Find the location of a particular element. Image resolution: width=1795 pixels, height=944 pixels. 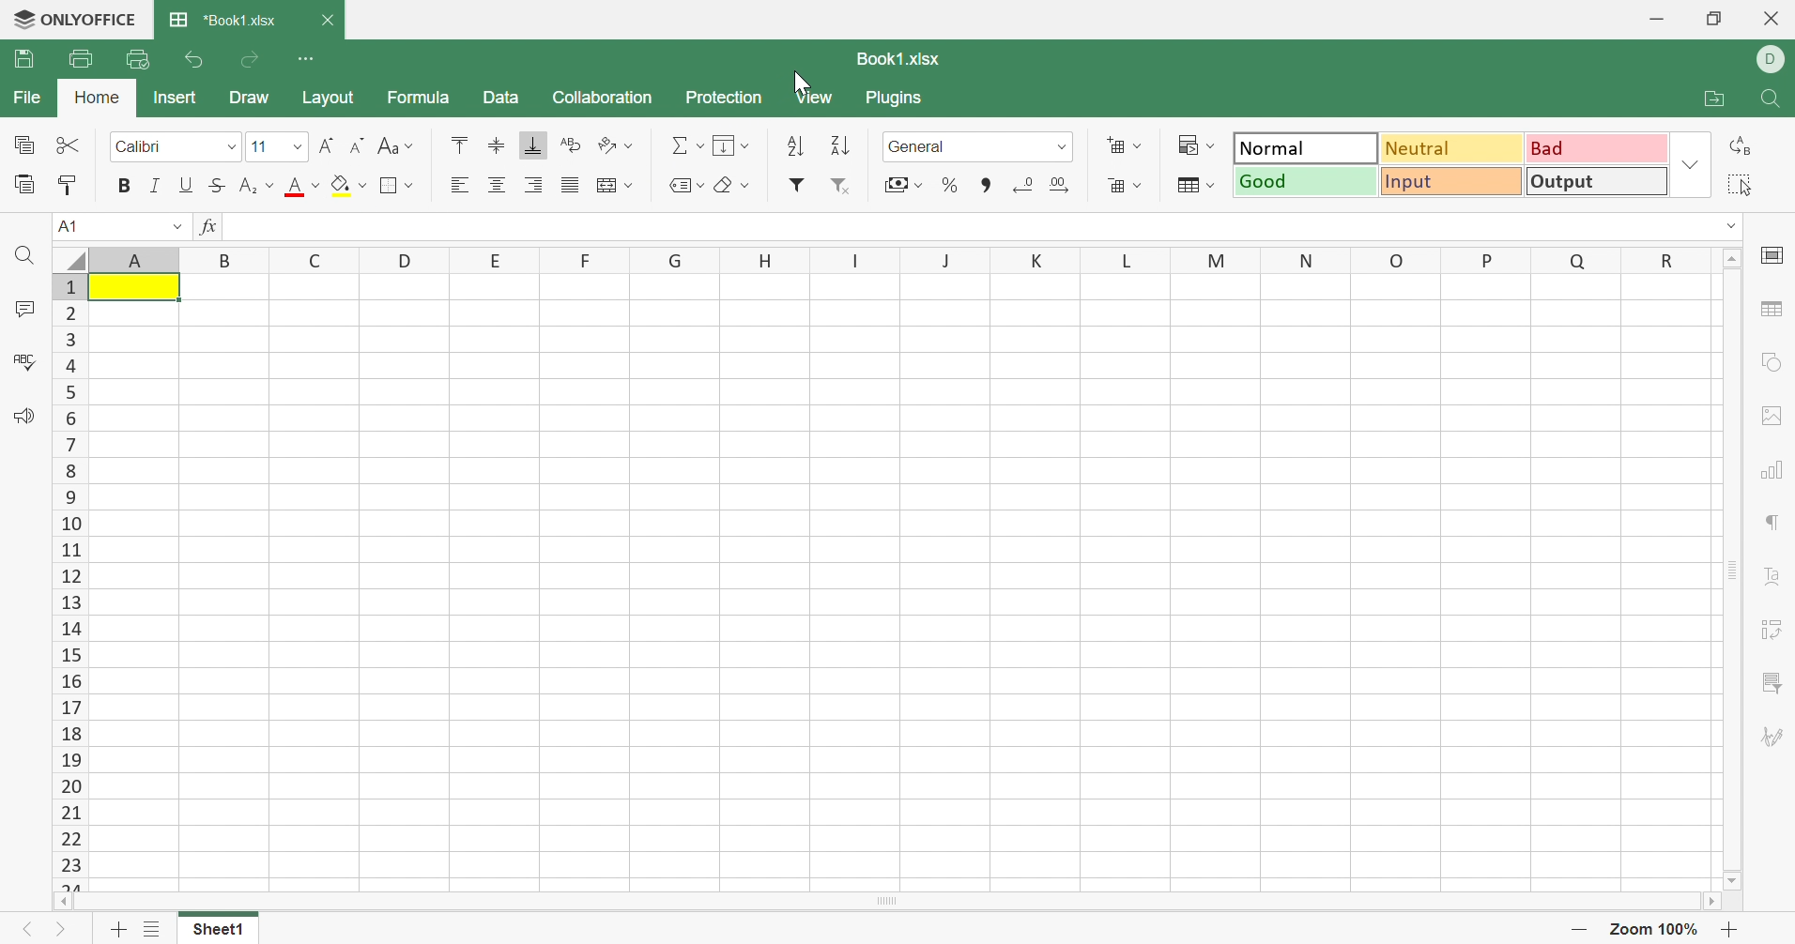

Justified is located at coordinates (571, 183).